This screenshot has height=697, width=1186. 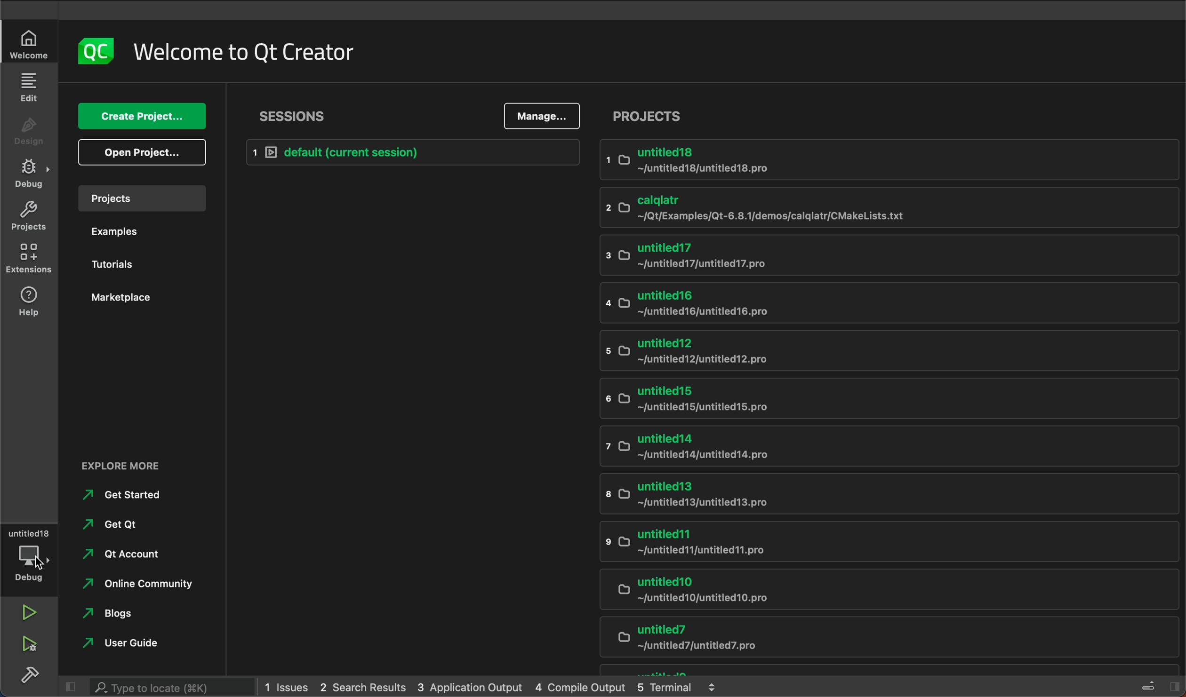 I want to click on examples, so click(x=140, y=234).